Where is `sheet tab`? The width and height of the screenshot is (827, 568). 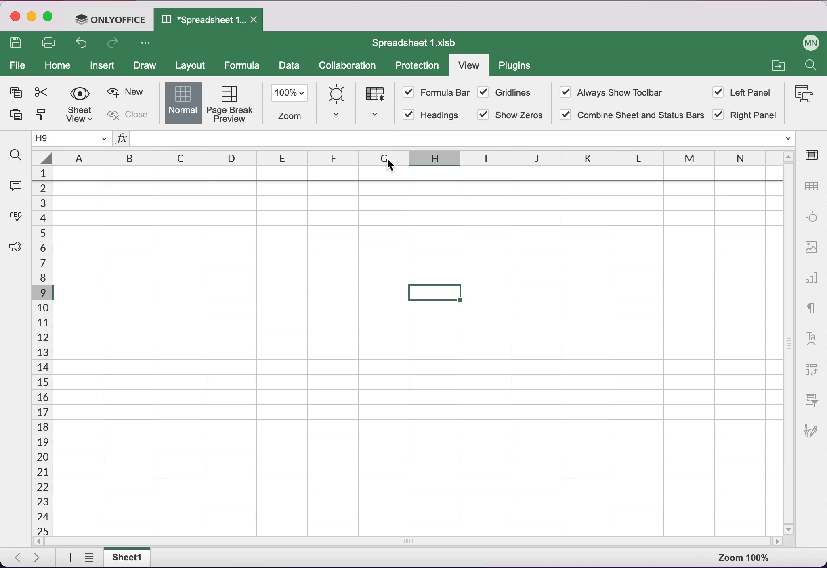
sheet tab is located at coordinates (131, 558).